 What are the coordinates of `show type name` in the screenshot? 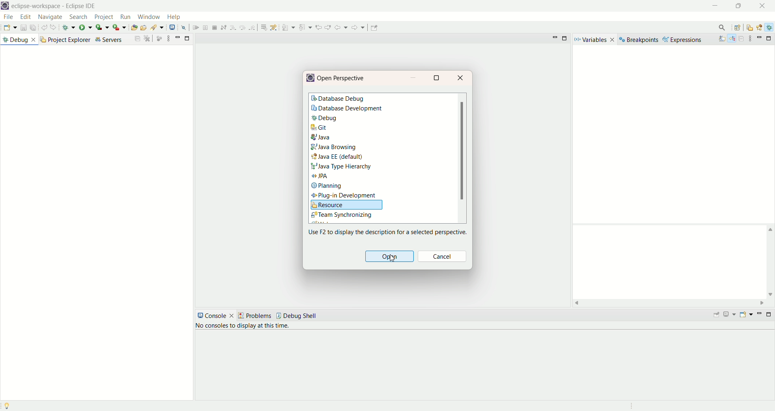 It's located at (721, 38).